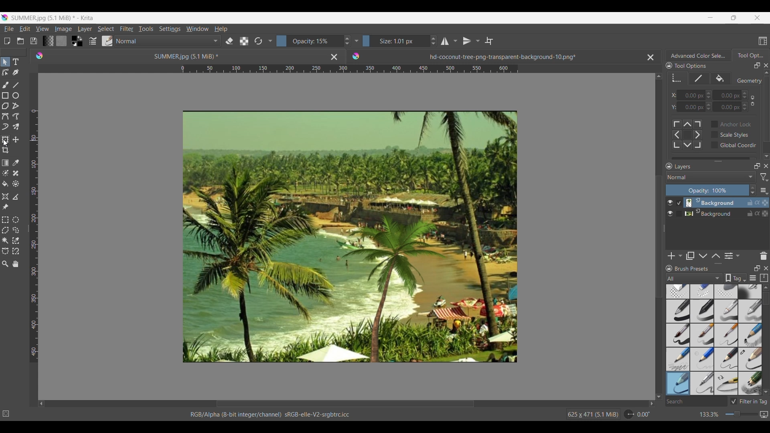 This screenshot has width=770, height=433. Describe the element at coordinates (351, 237) in the screenshot. I see `Image` at that location.